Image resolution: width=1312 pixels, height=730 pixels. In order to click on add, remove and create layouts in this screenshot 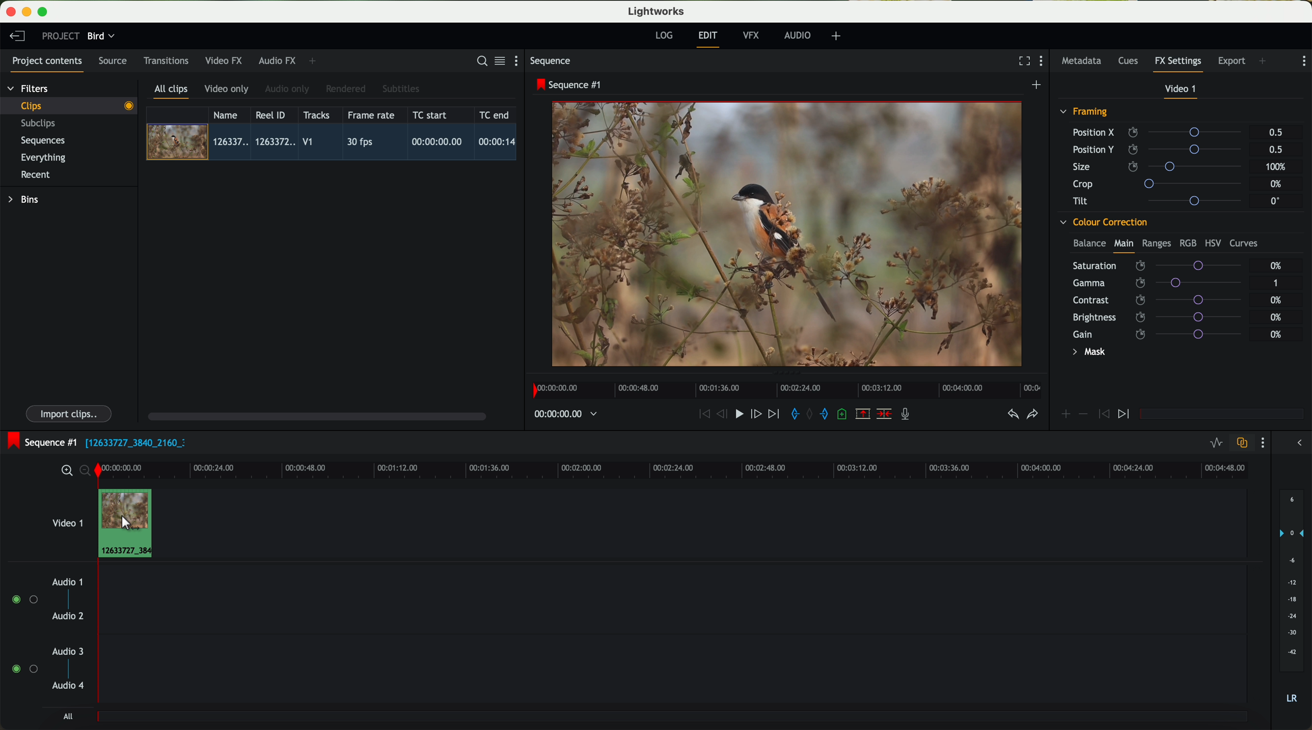, I will do `click(838, 36)`.